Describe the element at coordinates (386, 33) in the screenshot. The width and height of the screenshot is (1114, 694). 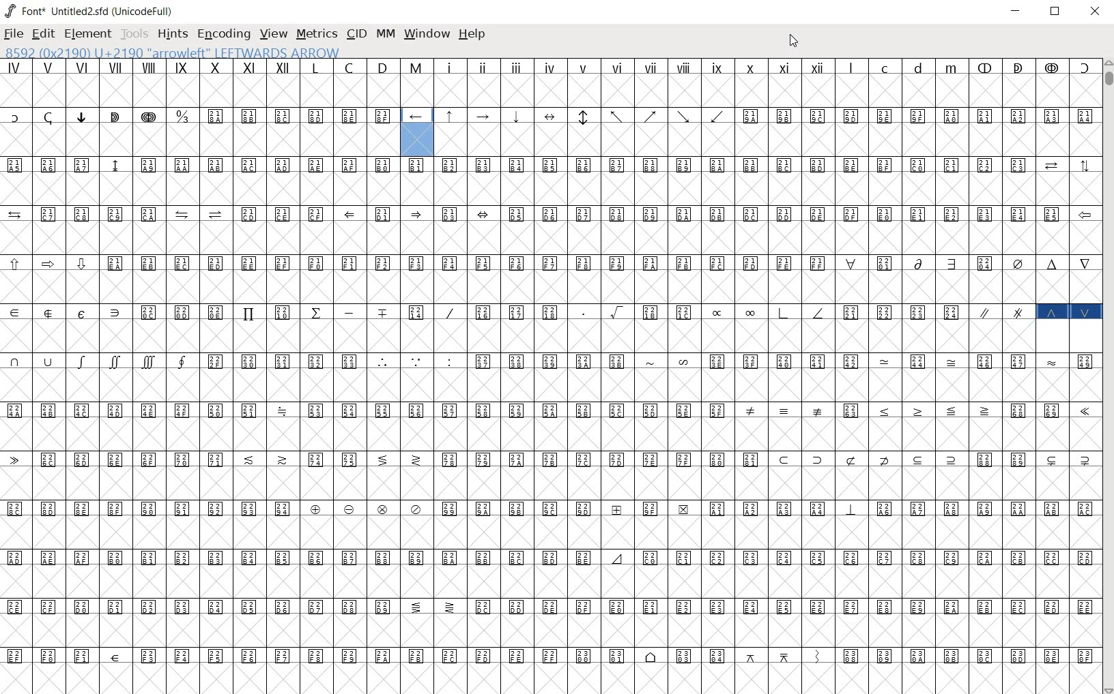
I see `mm` at that location.